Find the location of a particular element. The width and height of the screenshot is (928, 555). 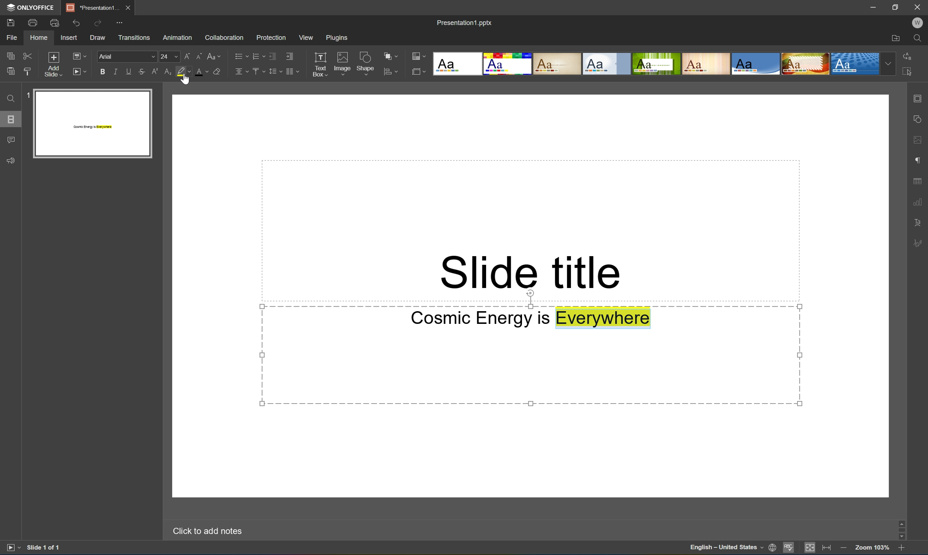

Undo is located at coordinates (77, 22).